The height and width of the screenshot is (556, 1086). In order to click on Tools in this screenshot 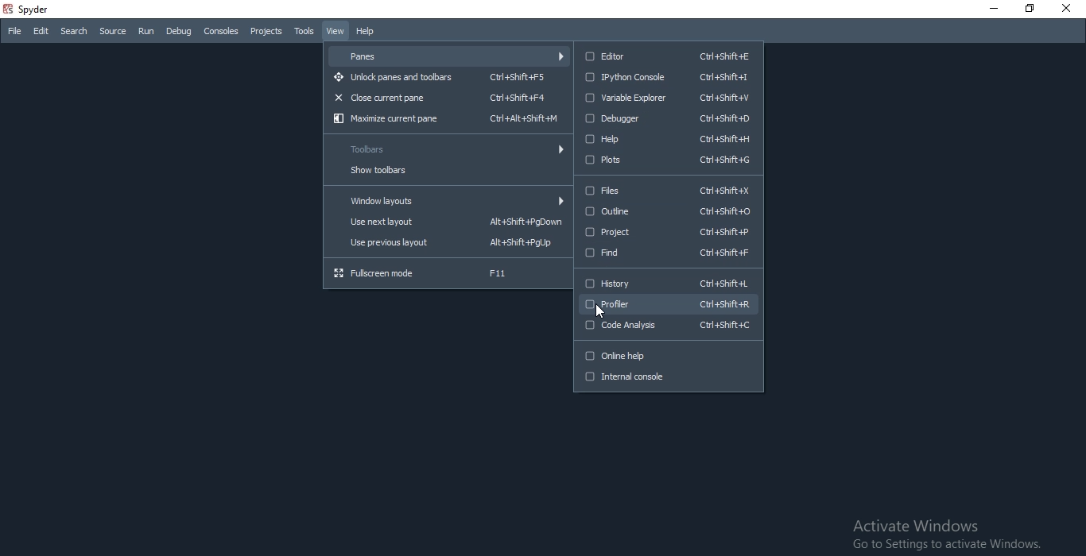, I will do `click(305, 30)`.